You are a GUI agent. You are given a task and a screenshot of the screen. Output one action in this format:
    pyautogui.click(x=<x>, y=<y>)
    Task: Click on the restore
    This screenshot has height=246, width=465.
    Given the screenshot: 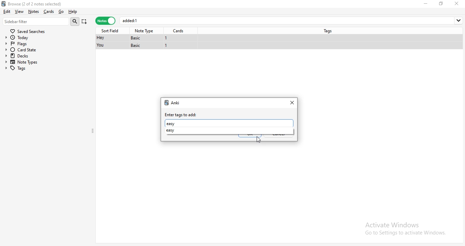 What is the action you would take?
    pyautogui.click(x=441, y=3)
    